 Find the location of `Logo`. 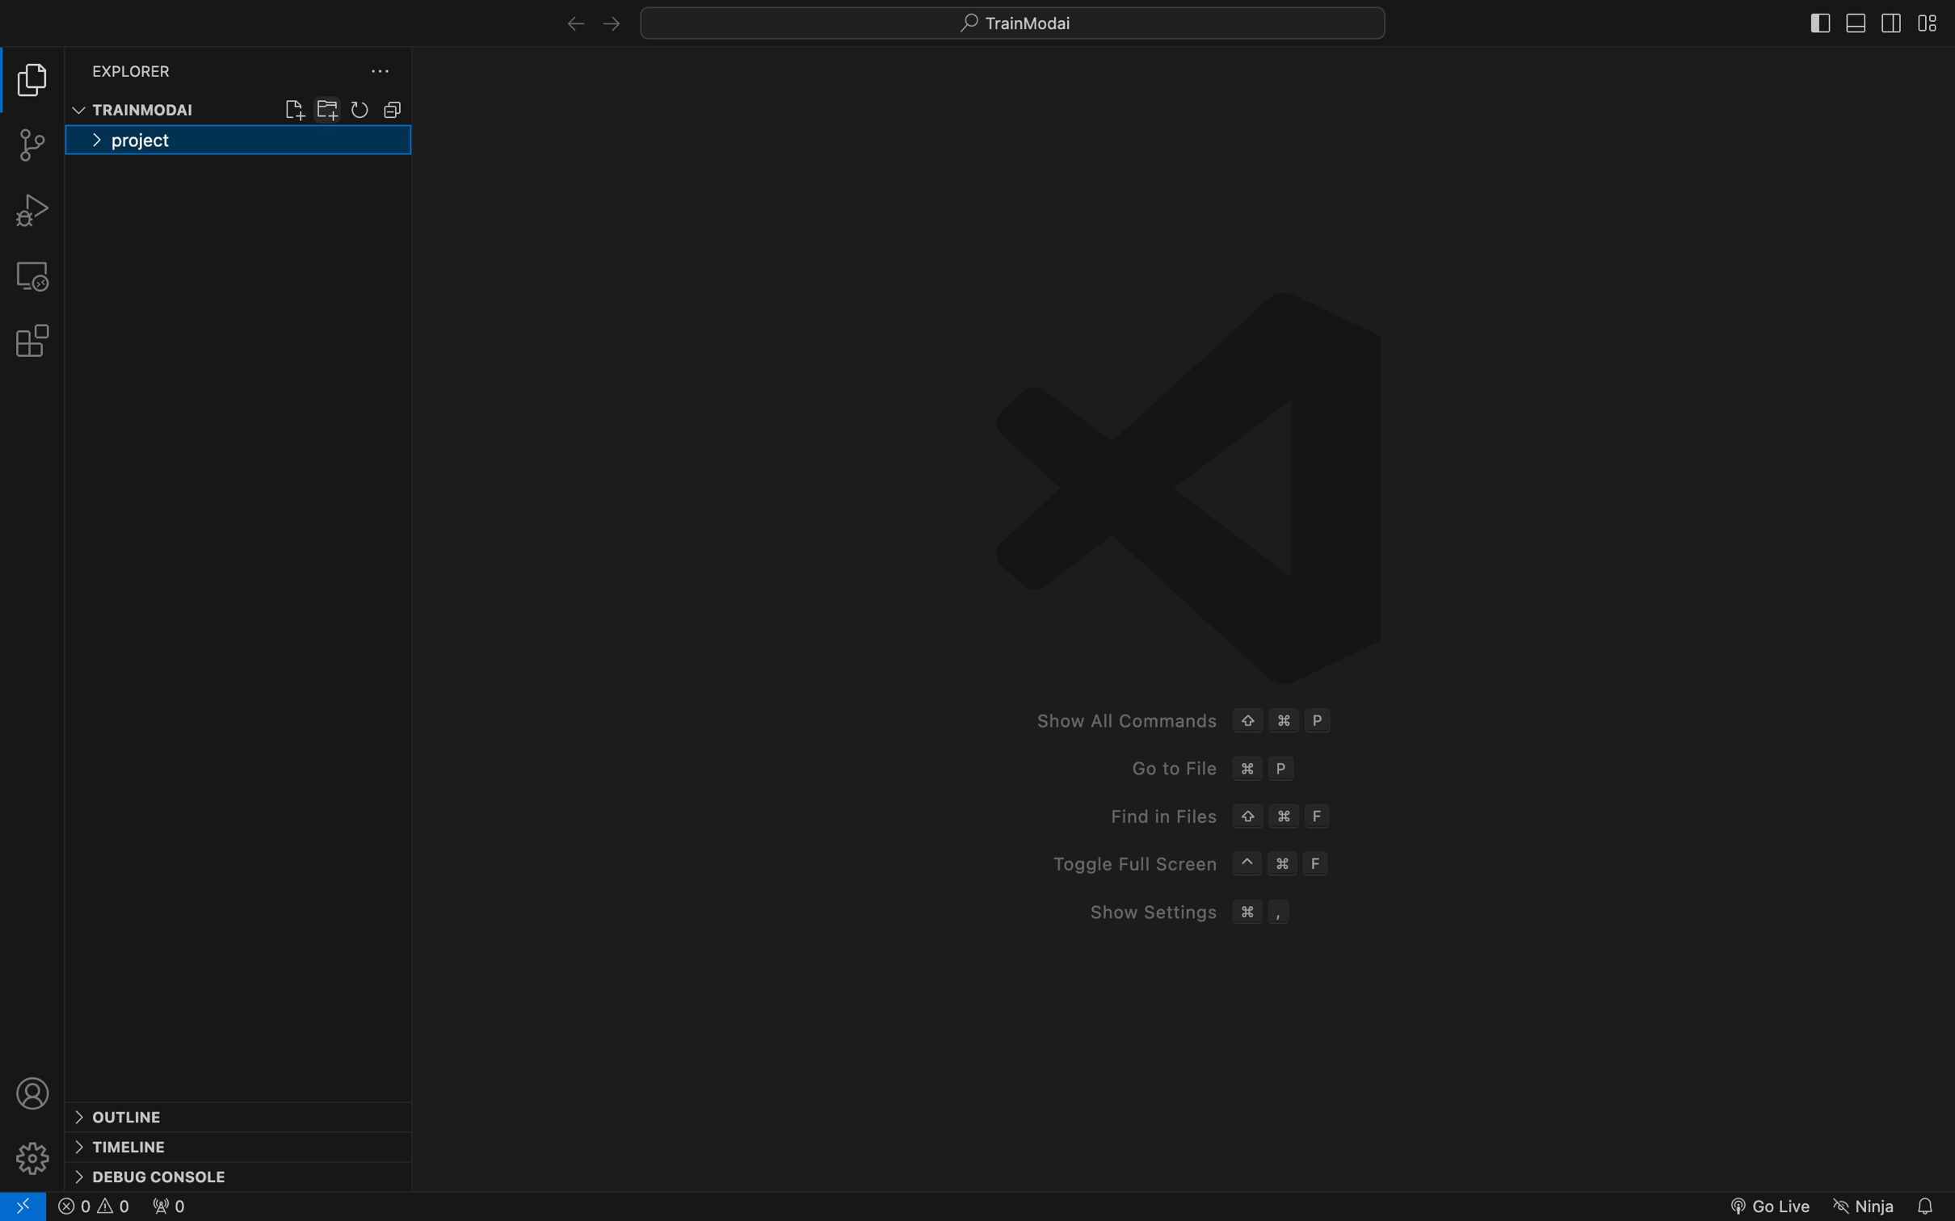

Logo is located at coordinates (1190, 482).